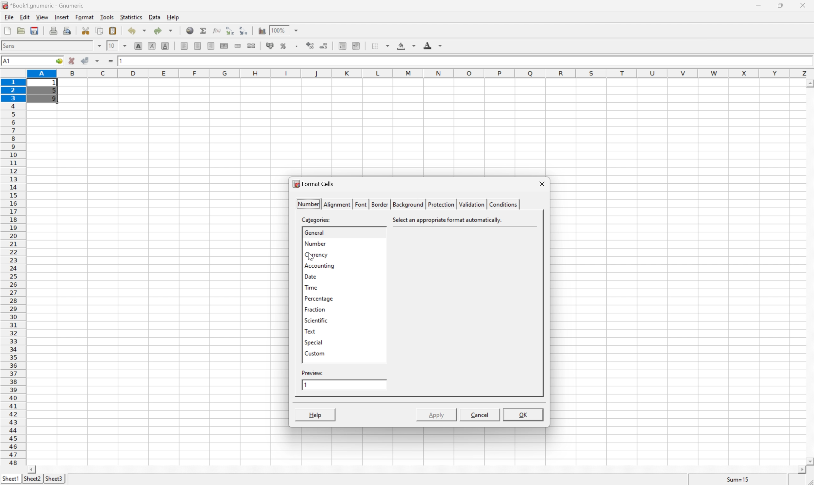 The width and height of the screenshot is (814, 485). Describe the element at coordinates (99, 30) in the screenshot. I see `copy` at that location.